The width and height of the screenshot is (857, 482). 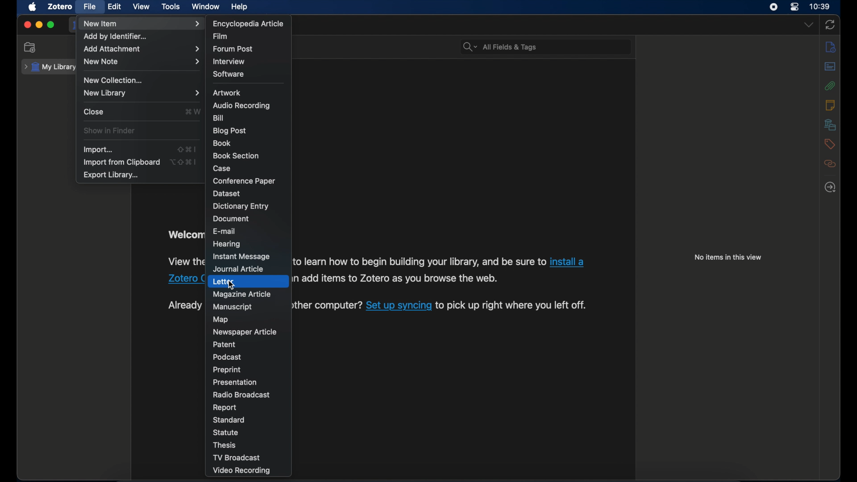 I want to click on shortcut, so click(x=187, y=150).